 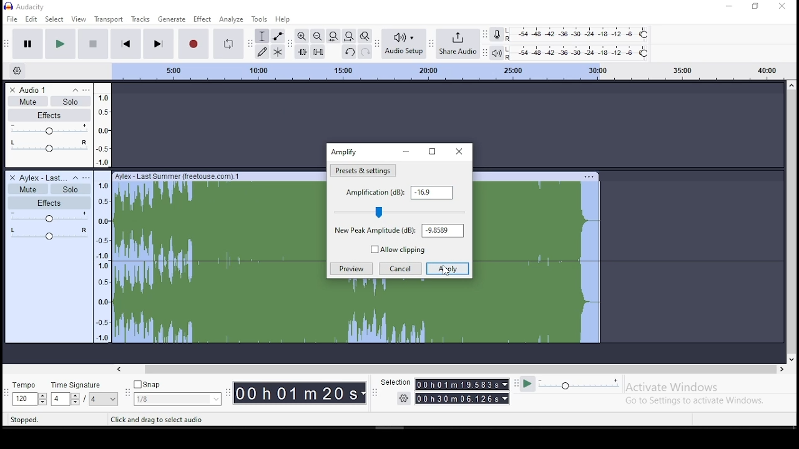 What do you see at coordinates (283, 19) in the screenshot?
I see `help` at bounding box center [283, 19].